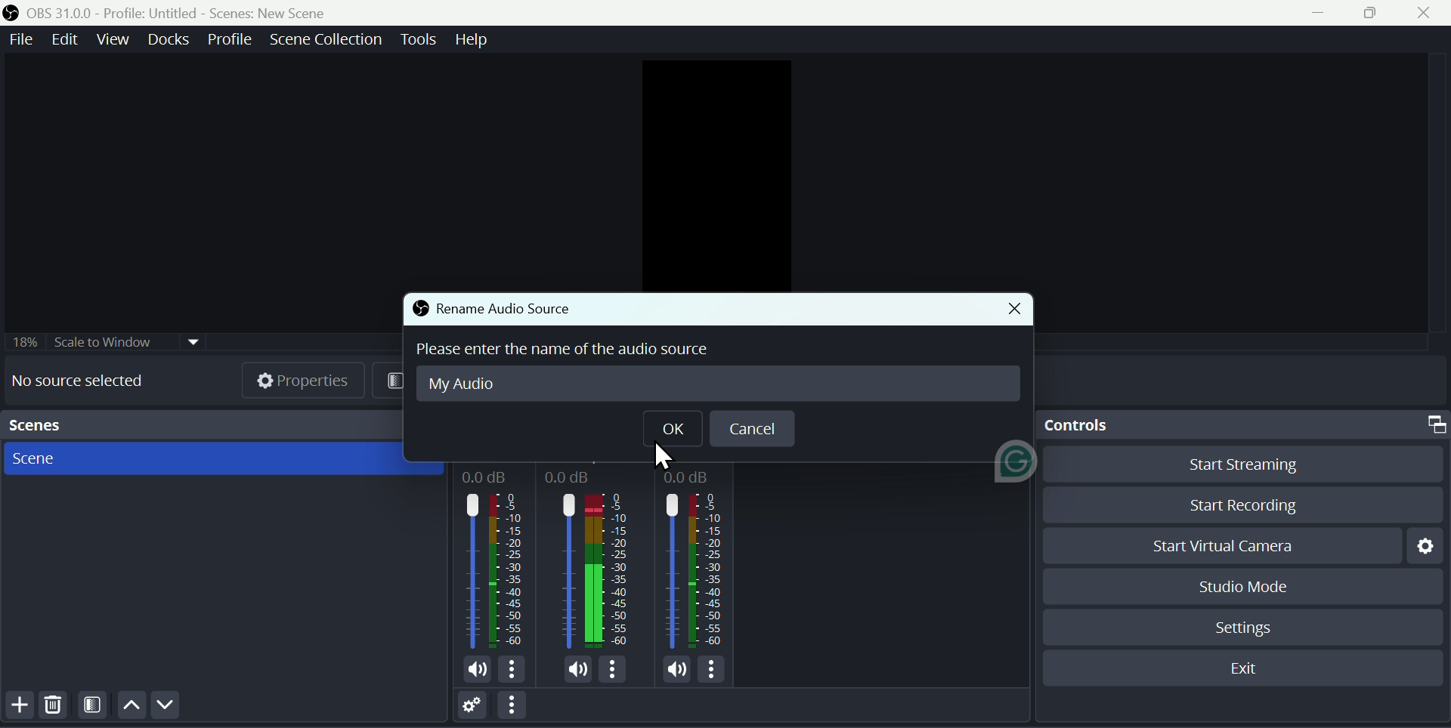 The image size is (1451, 728). What do you see at coordinates (1246, 585) in the screenshot?
I see `Studio mode` at bounding box center [1246, 585].